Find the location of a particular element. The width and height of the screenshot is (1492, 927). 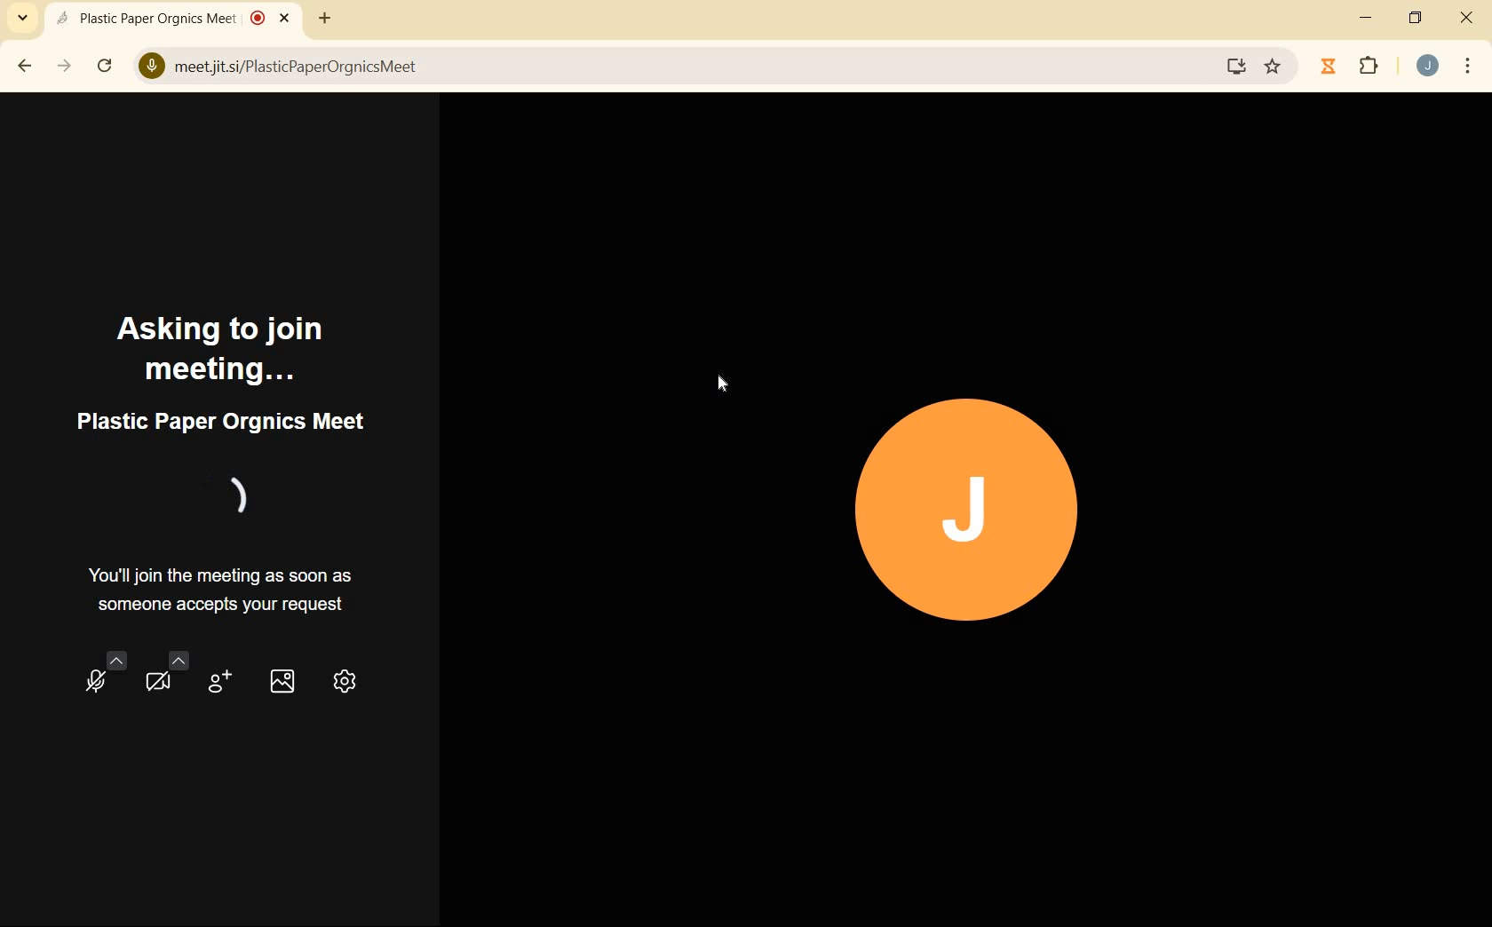

reload is located at coordinates (105, 64).